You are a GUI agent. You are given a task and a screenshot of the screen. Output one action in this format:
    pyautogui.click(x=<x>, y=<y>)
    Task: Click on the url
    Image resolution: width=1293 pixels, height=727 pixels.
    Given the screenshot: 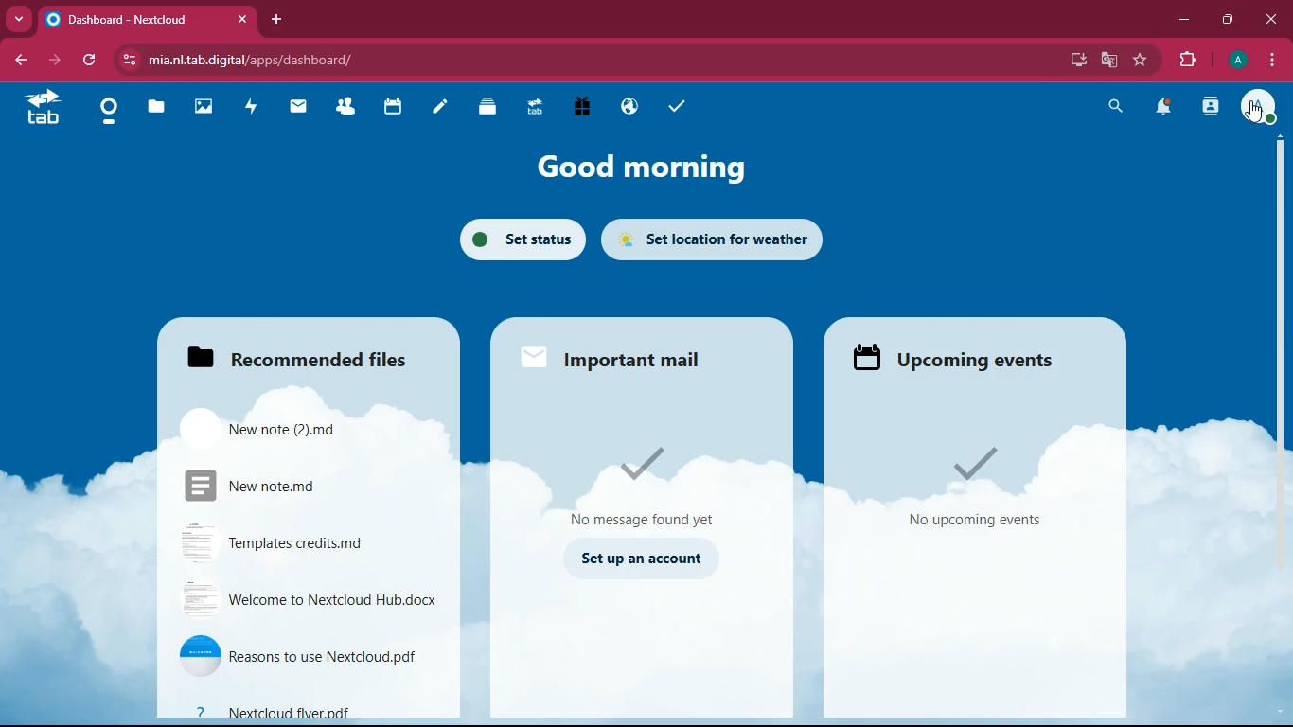 What is the action you would take?
    pyautogui.click(x=282, y=59)
    